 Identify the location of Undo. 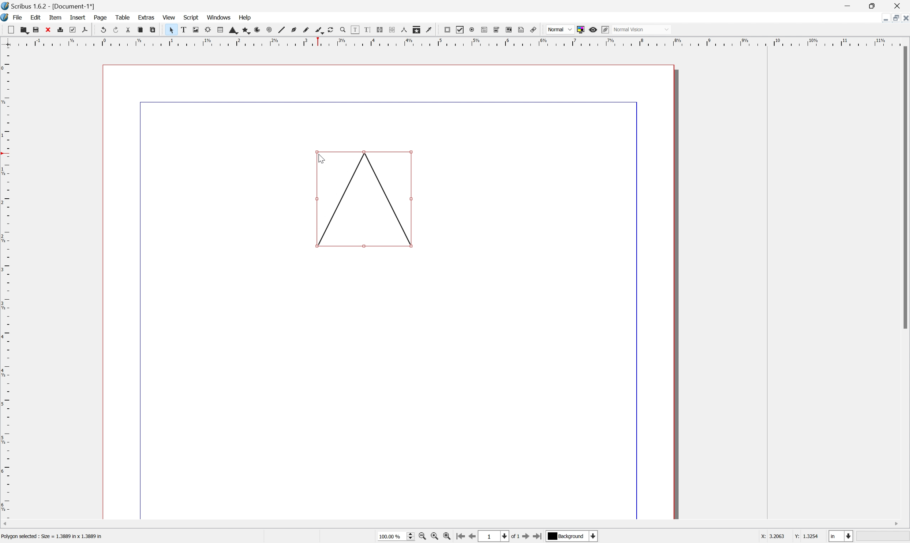
(102, 29).